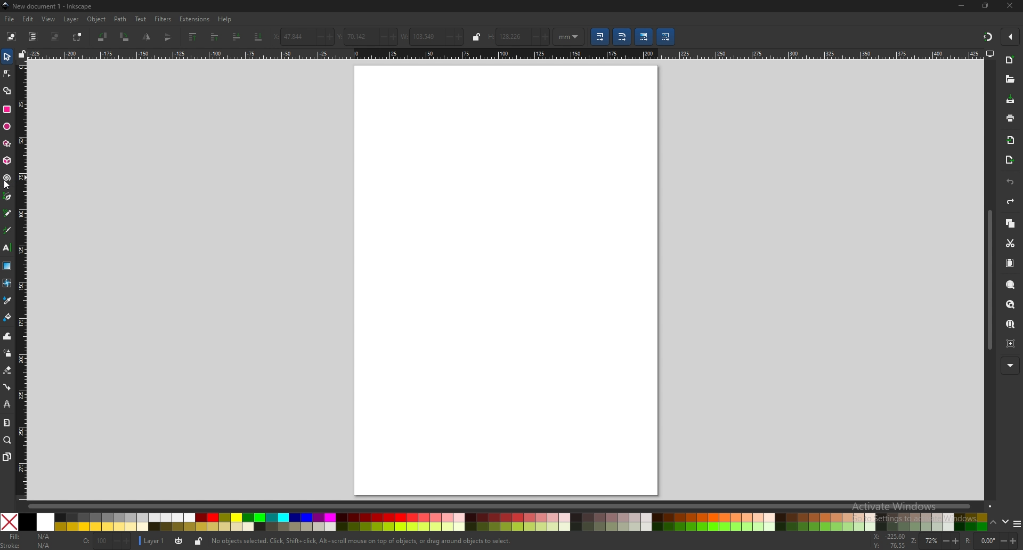 The width and height of the screenshot is (1023, 550). Describe the element at coordinates (644, 36) in the screenshot. I see `move gradient` at that location.